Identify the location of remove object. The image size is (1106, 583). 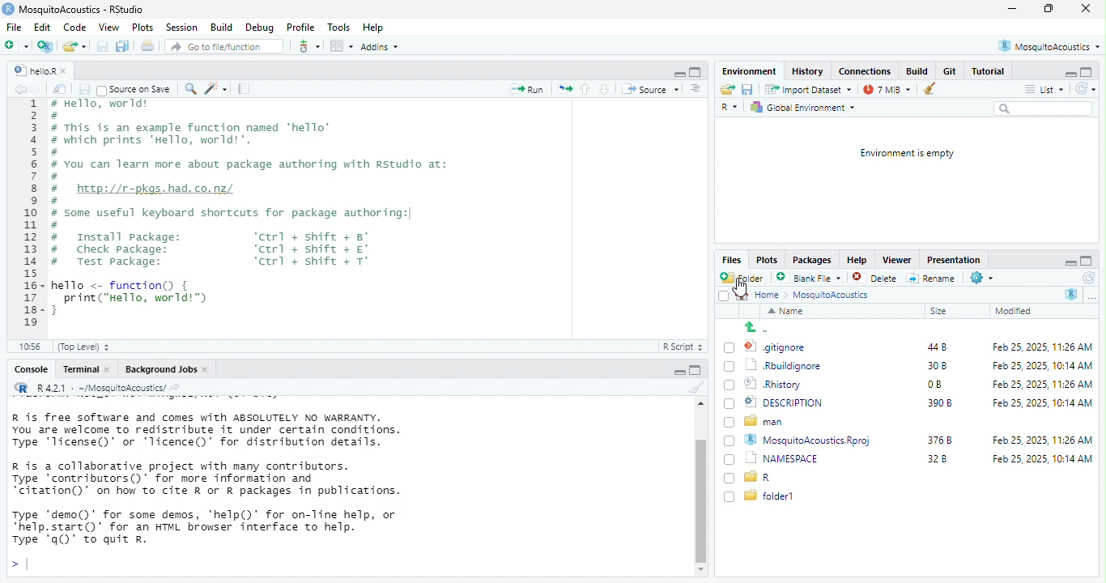
(936, 89).